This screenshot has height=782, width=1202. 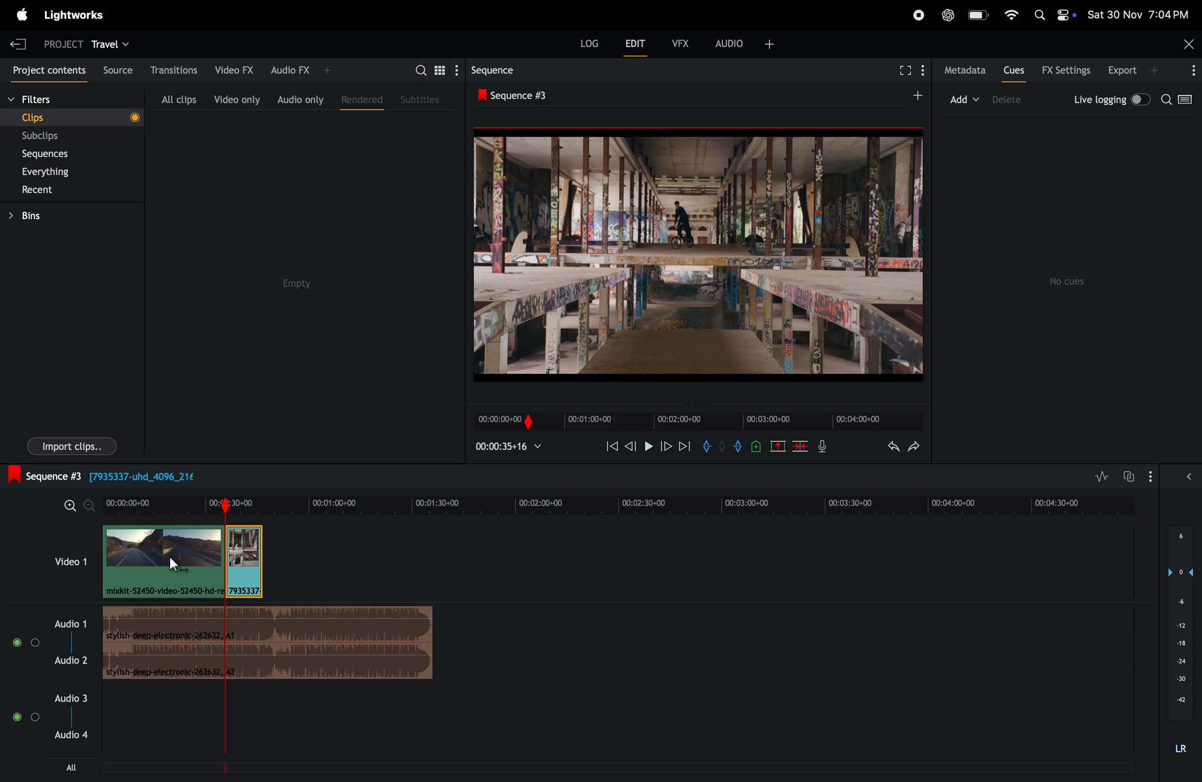 What do you see at coordinates (1110, 100) in the screenshot?
I see `live logging` at bounding box center [1110, 100].